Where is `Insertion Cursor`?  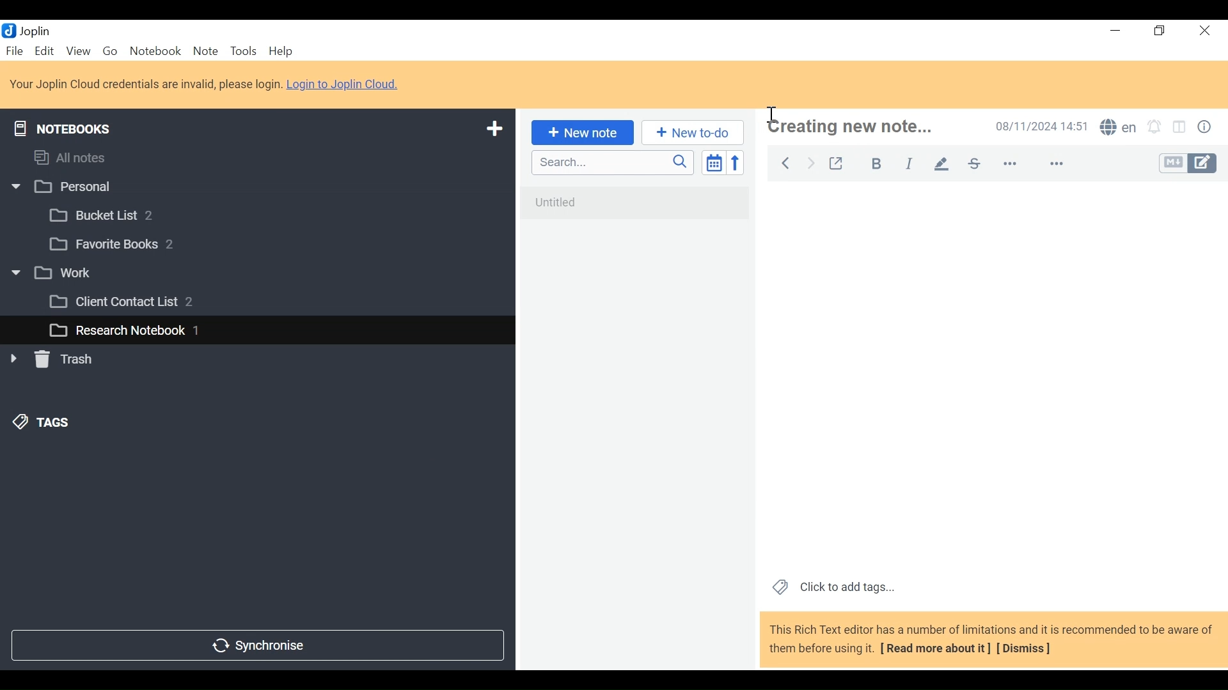
Insertion Cursor is located at coordinates (773, 114).